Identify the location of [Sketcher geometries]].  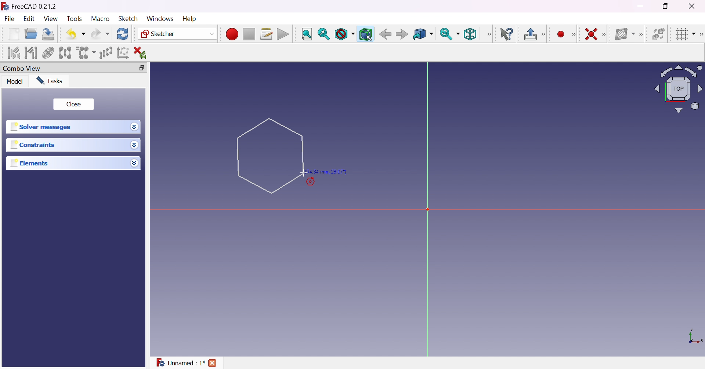
(574, 34).